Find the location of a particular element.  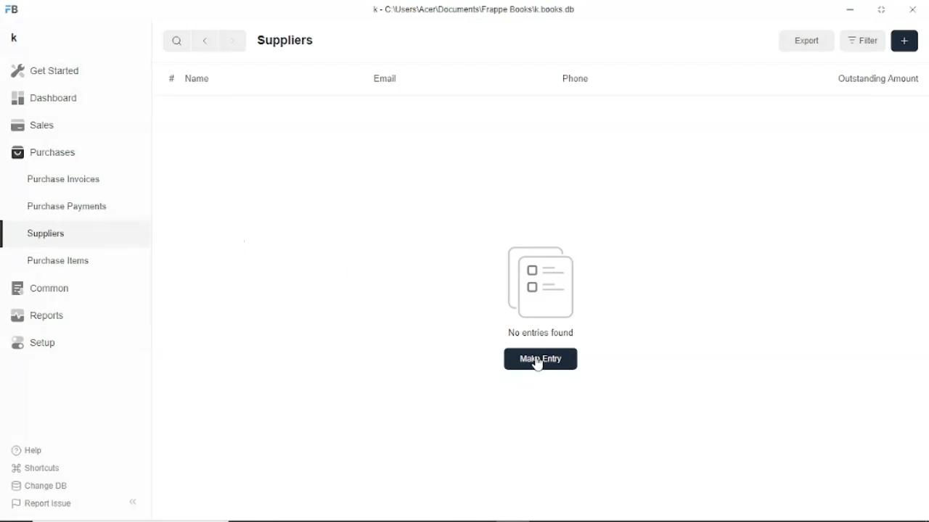

Suppliers is located at coordinates (46, 233).